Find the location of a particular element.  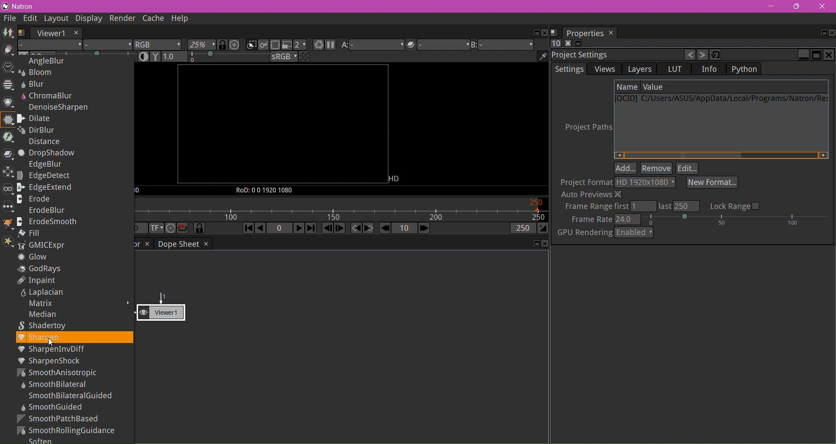

Check to enable Auto Previews is located at coordinates (593, 194).